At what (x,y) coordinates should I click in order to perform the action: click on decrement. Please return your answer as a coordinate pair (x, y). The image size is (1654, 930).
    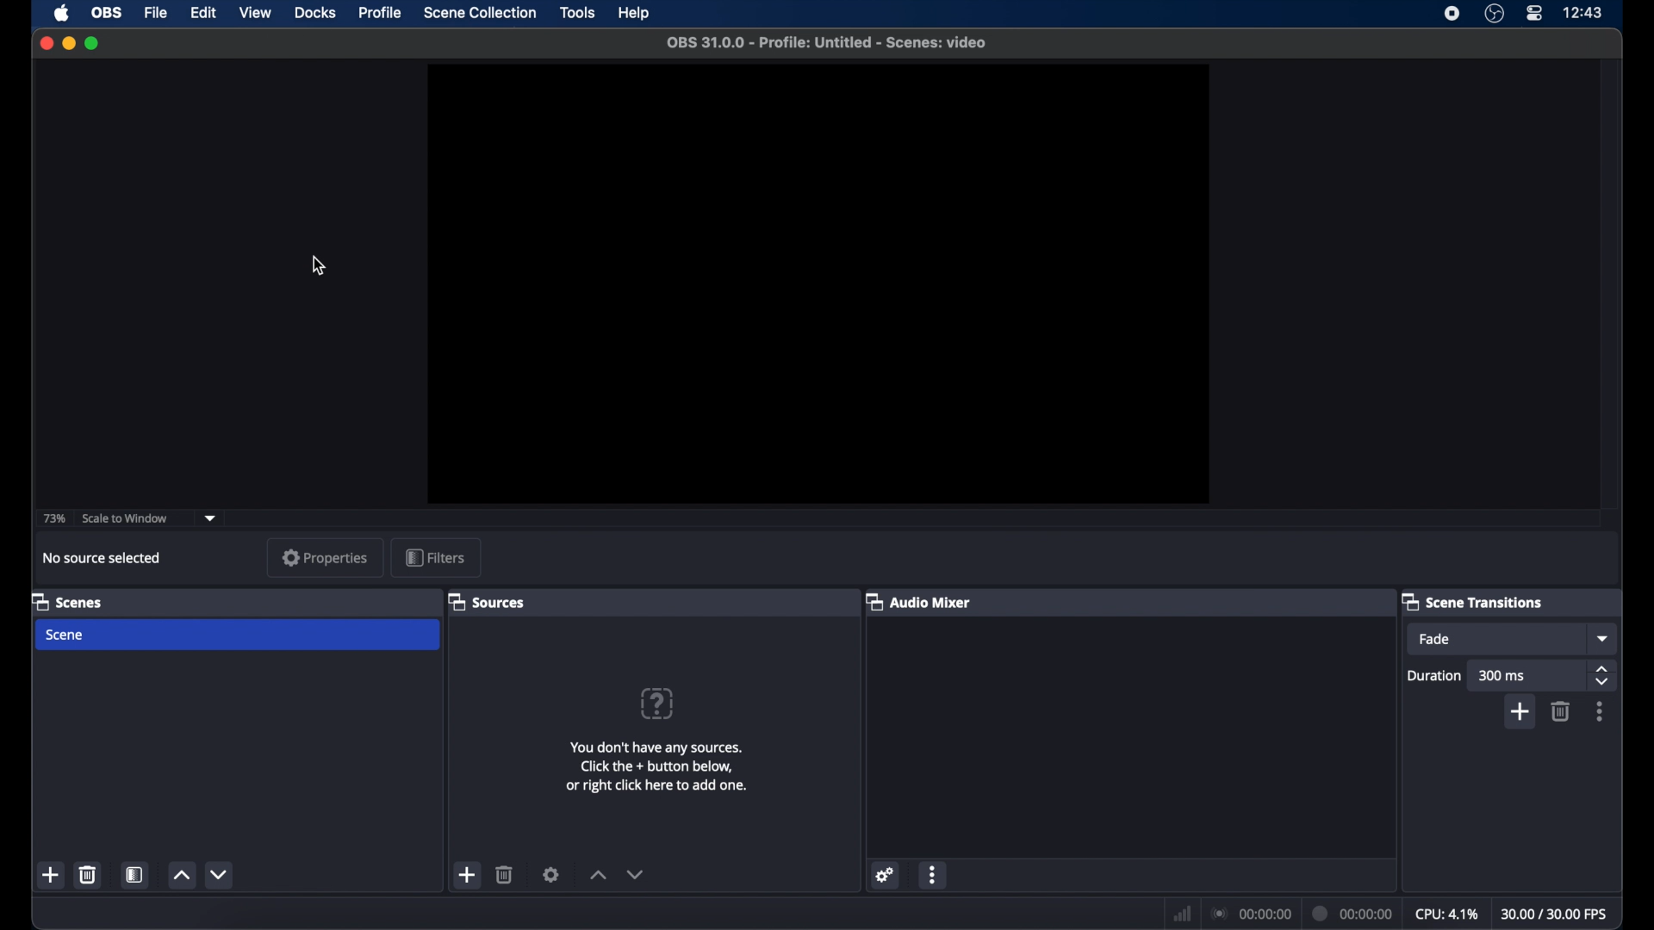
    Looking at the image, I should click on (641, 874).